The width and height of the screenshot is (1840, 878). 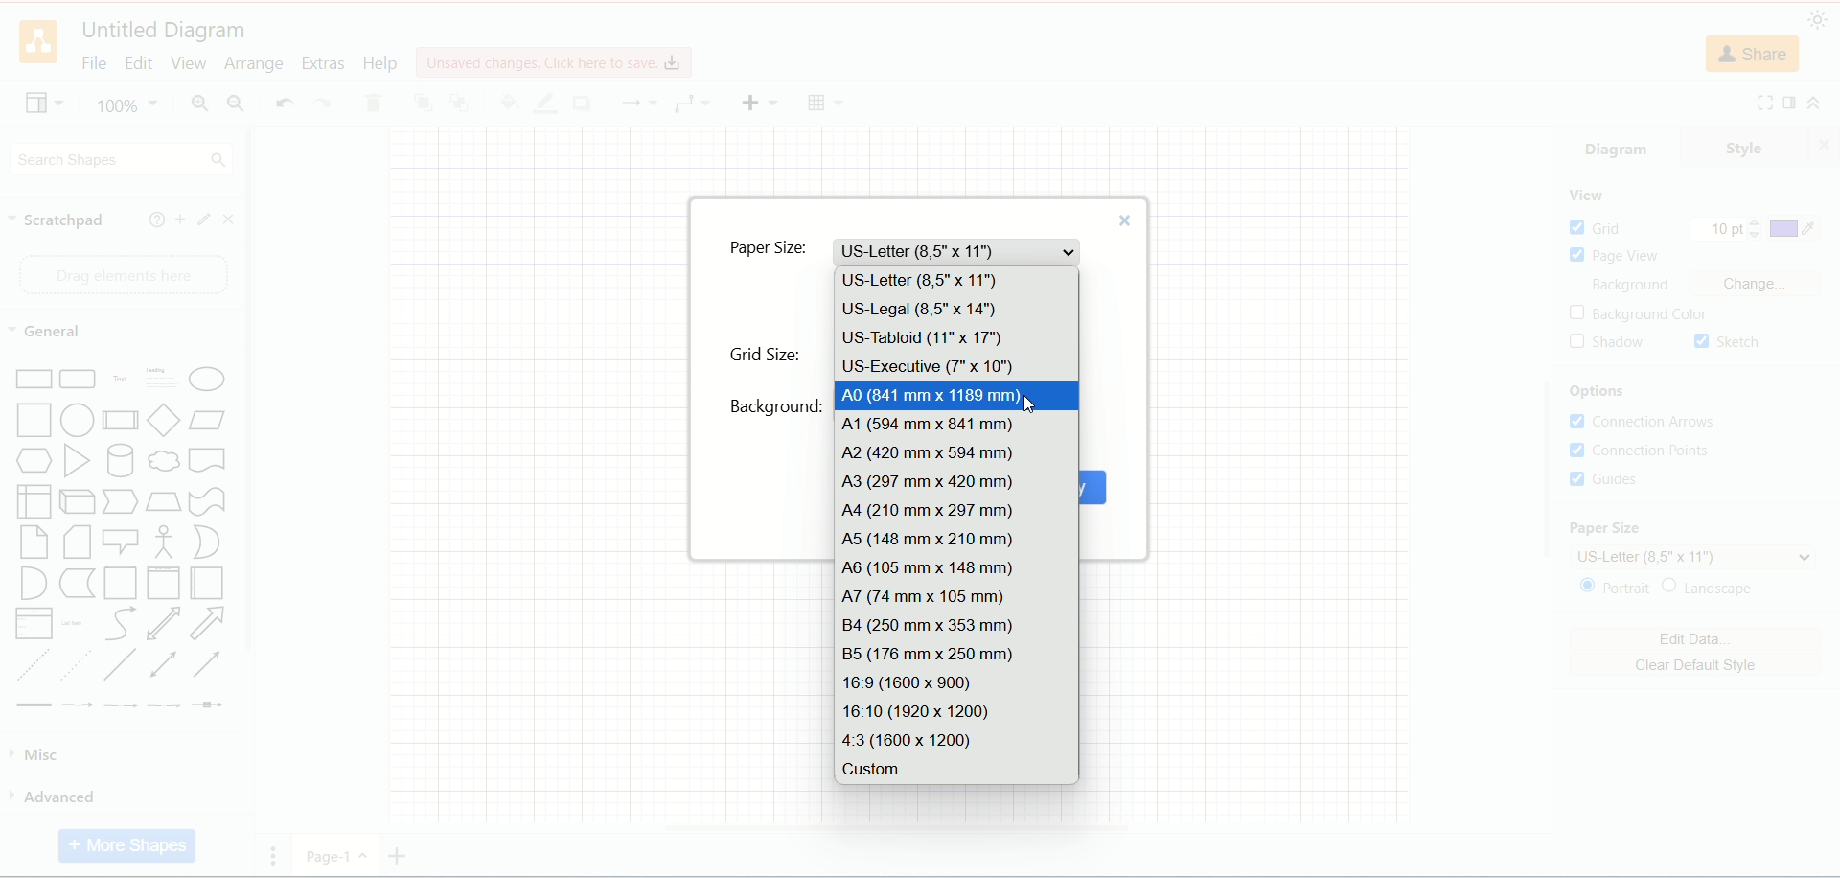 I want to click on Card, so click(x=79, y=544).